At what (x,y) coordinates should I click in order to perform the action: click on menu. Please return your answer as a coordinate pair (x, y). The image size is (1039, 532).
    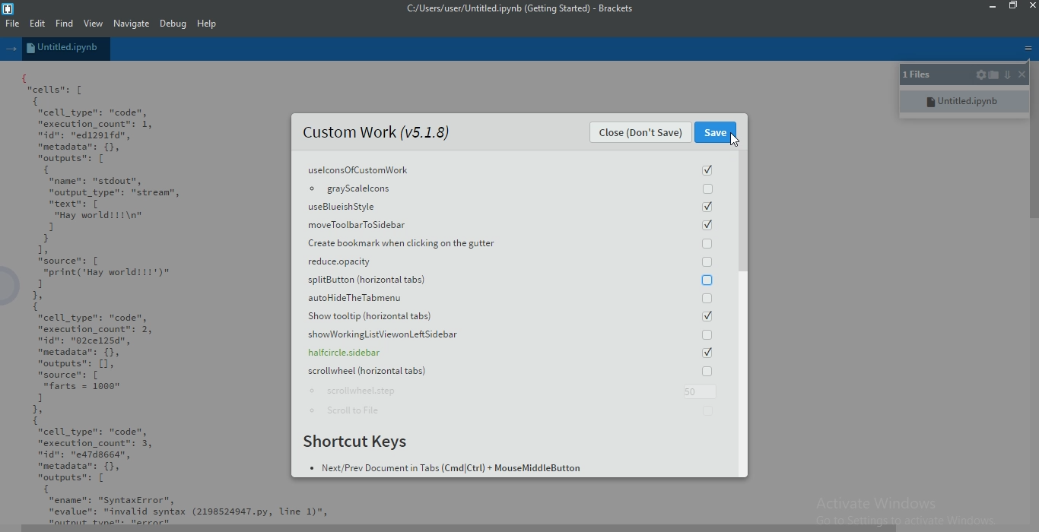
    Looking at the image, I should click on (1026, 47).